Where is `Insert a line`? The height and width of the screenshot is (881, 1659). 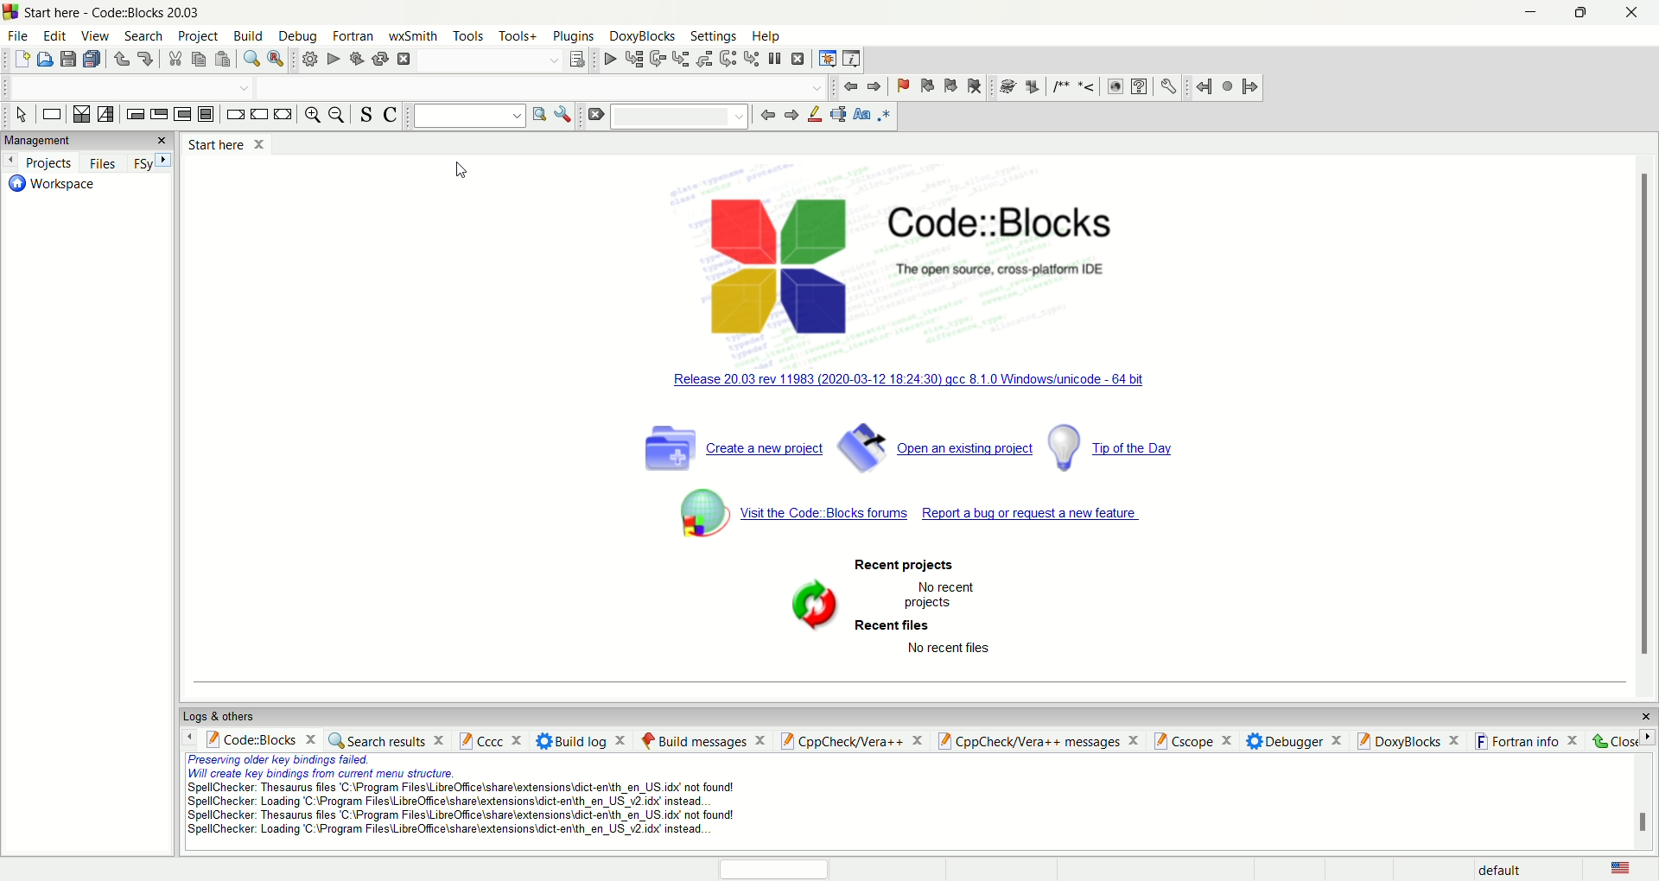 Insert a line is located at coordinates (1088, 88).